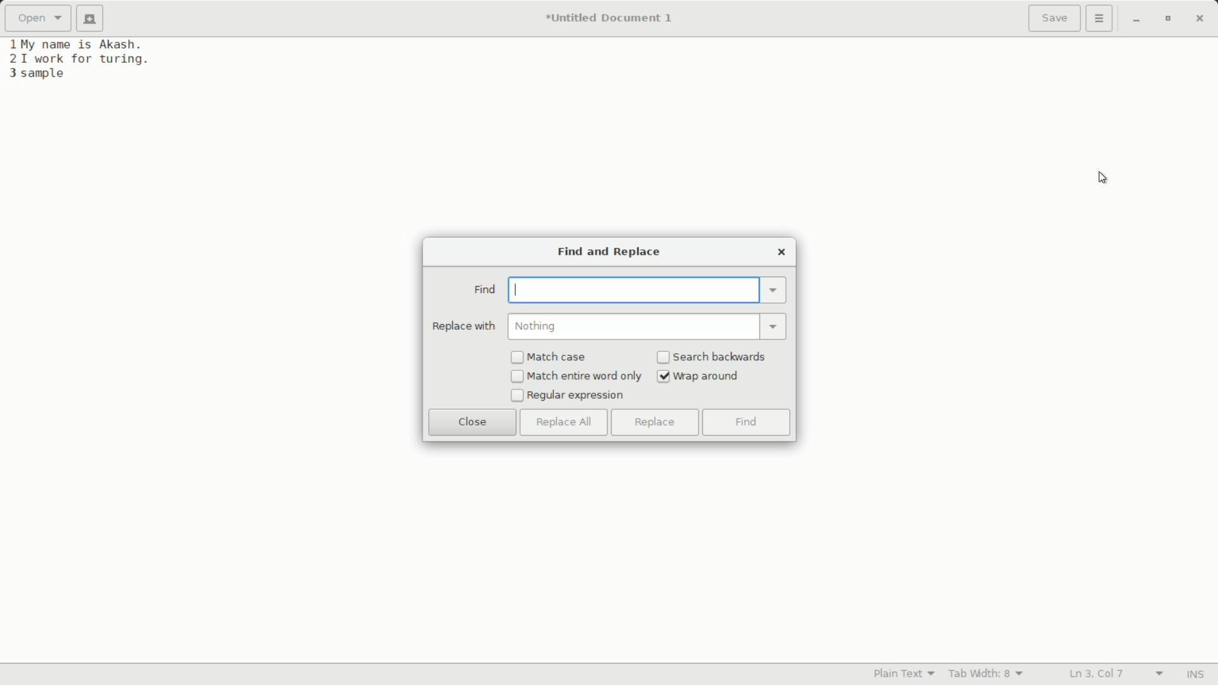 The height and width of the screenshot is (685, 1218). I want to click on tab width, so click(986, 674).